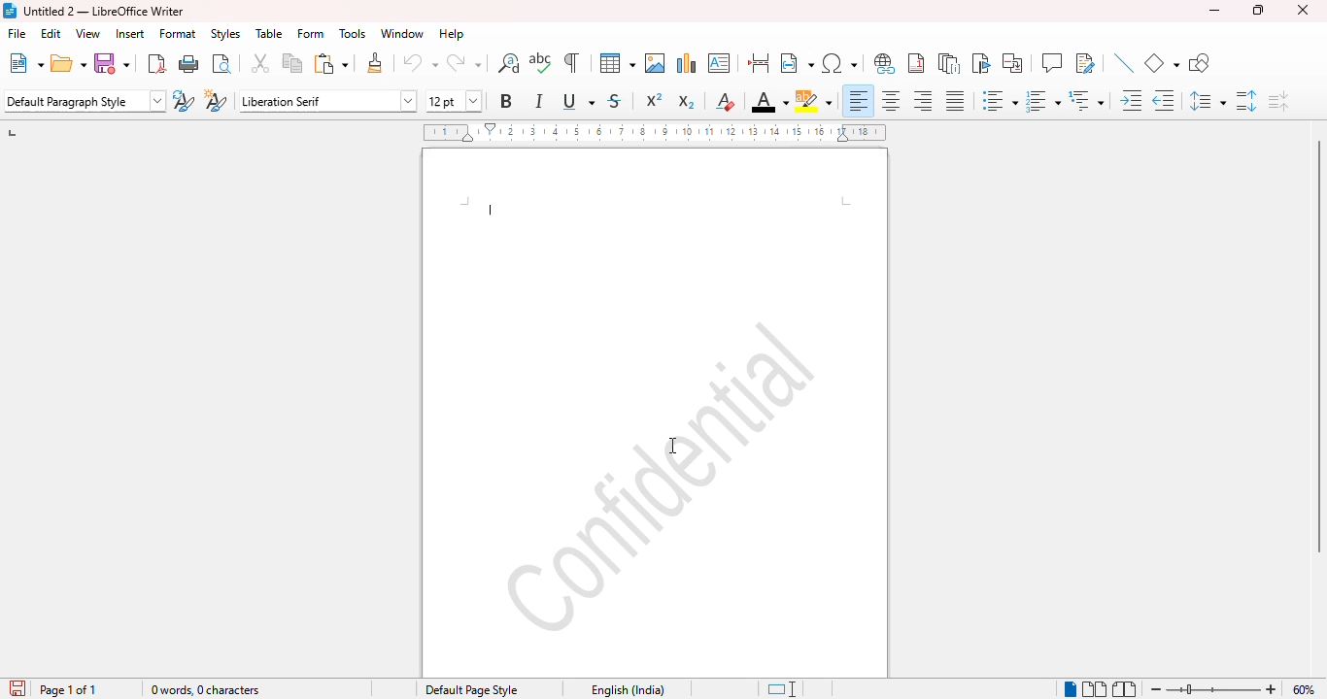  What do you see at coordinates (353, 34) in the screenshot?
I see `tools` at bounding box center [353, 34].